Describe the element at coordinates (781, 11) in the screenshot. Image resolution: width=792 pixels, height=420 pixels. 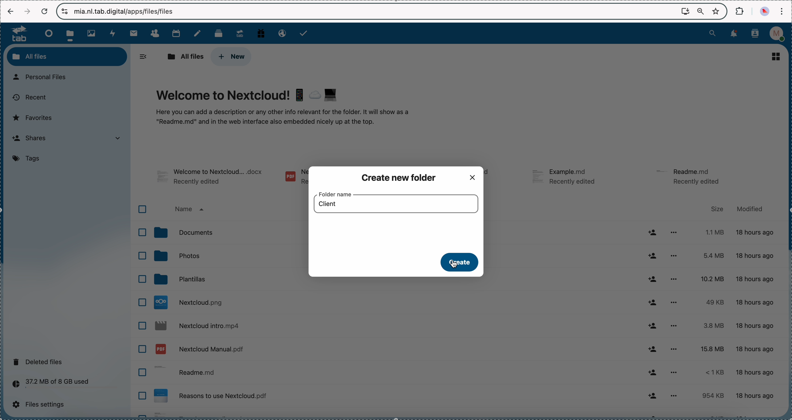
I see `customize and control Google Chrome` at that location.